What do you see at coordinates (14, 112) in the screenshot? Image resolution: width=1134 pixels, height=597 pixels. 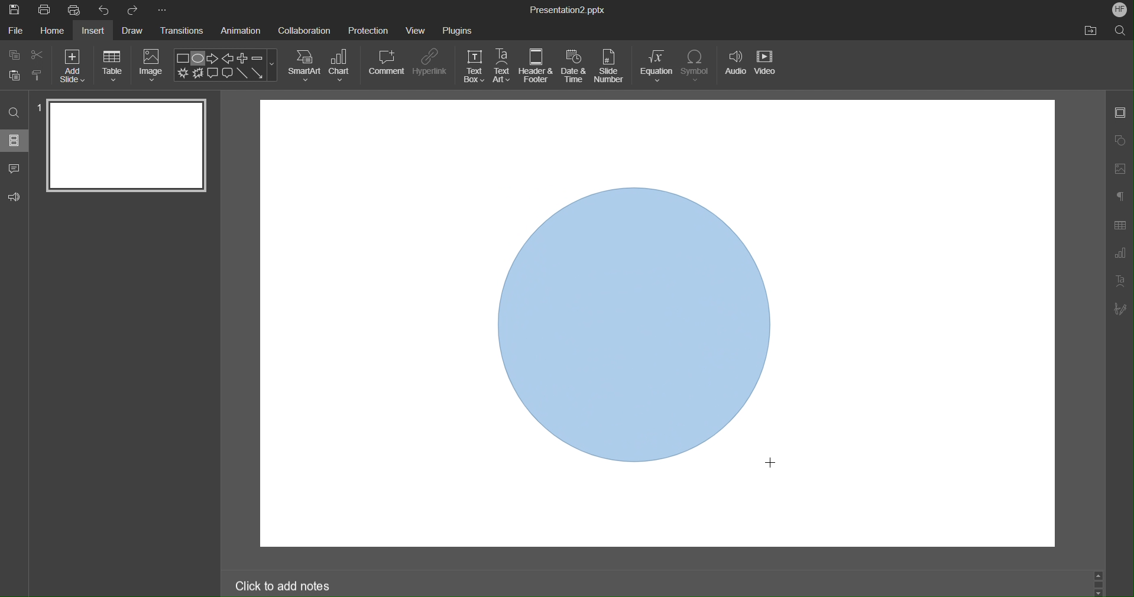 I see `Search` at bounding box center [14, 112].